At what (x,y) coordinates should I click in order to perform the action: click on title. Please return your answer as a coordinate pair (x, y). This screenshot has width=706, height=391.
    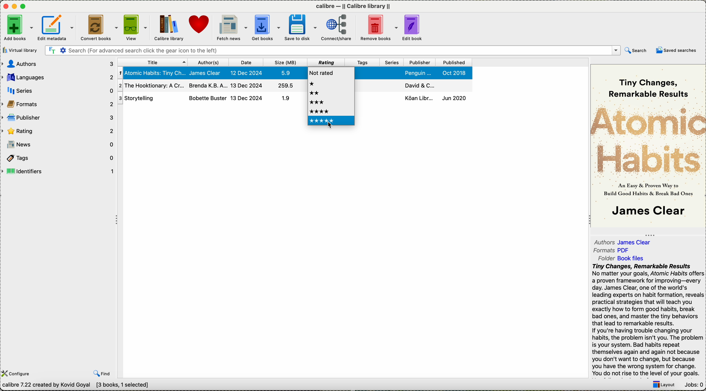
    Looking at the image, I should click on (152, 62).